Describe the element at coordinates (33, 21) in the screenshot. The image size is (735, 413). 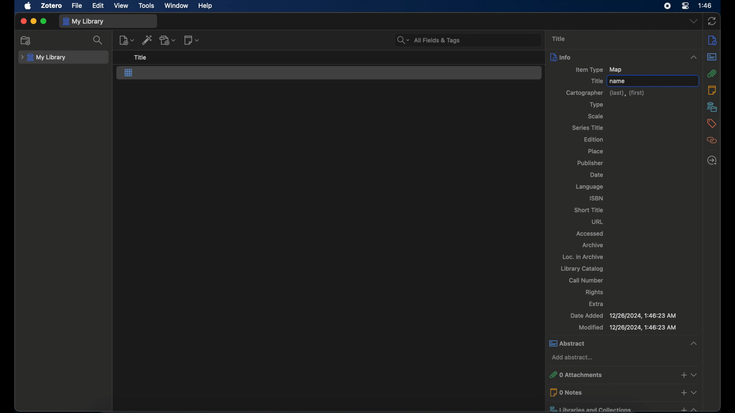
I see `minimize` at that location.